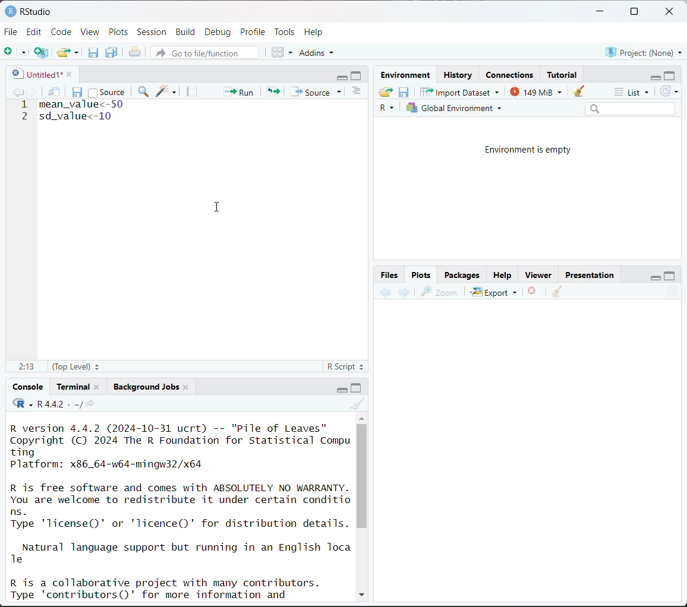  Describe the element at coordinates (135, 52) in the screenshot. I see `print the current file` at that location.